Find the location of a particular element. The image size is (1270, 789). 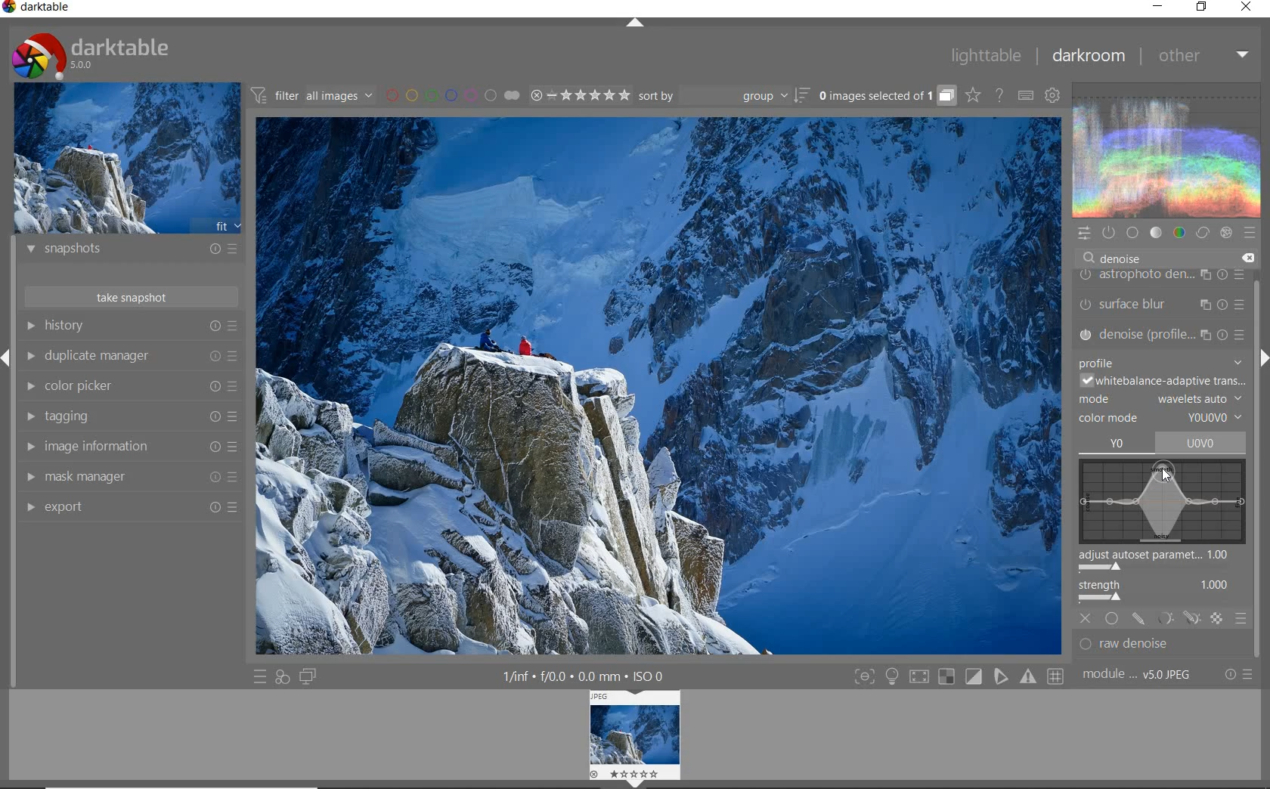

show global preferences is located at coordinates (1053, 94).